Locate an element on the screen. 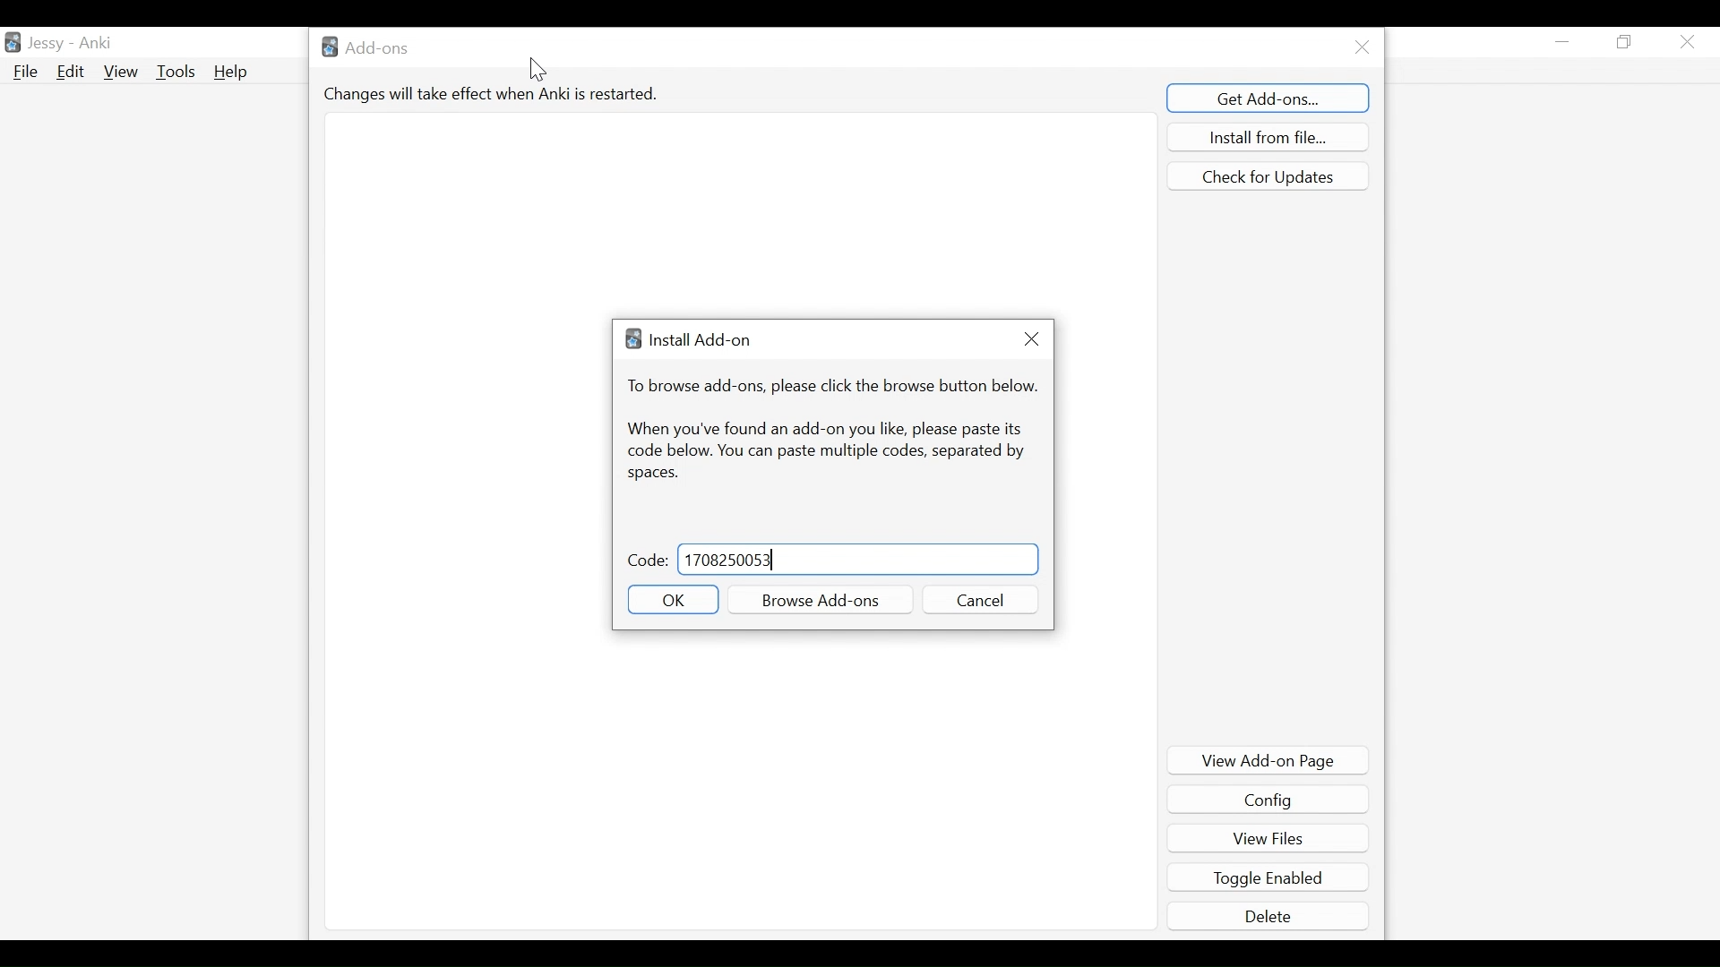  Close is located at coordinates (1687, 43).